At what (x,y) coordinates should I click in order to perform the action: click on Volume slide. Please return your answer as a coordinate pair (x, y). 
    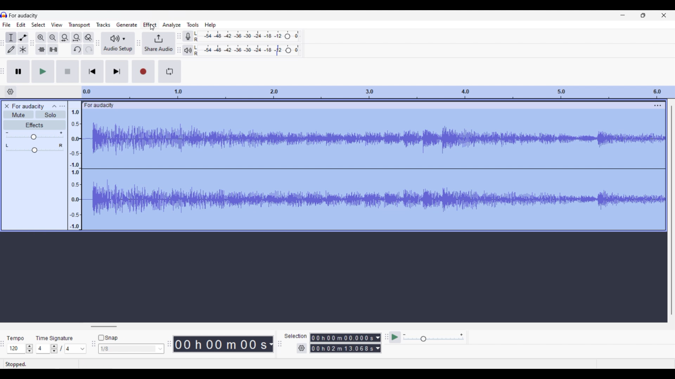
    Looking at the image, I should click on (34, 135).